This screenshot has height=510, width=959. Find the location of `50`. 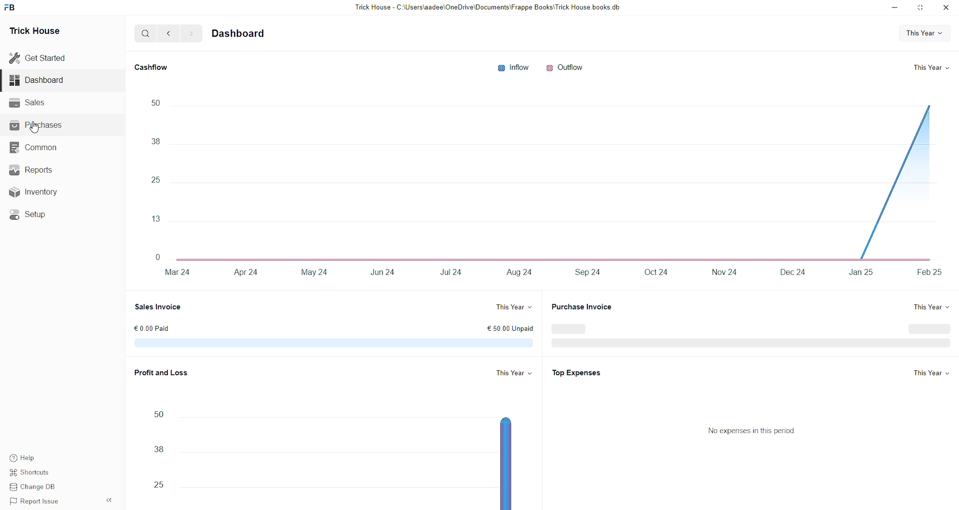

50 is located at coordinates (154, 102).